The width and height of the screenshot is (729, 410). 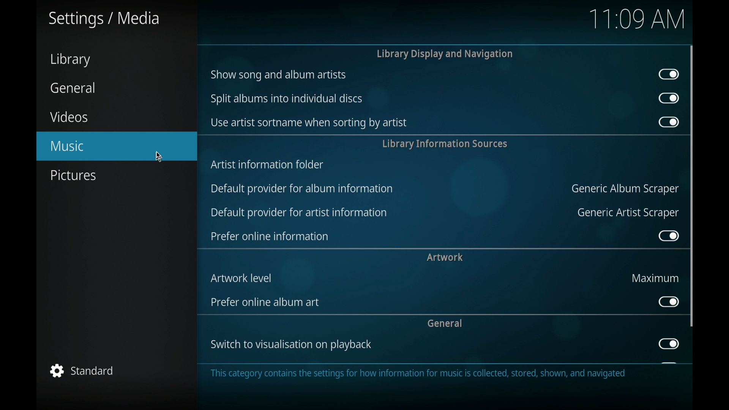 What do you see at coordinates (270, 237) in the screenshot?
I see `prefer online information` at bounding box center [270, 237].